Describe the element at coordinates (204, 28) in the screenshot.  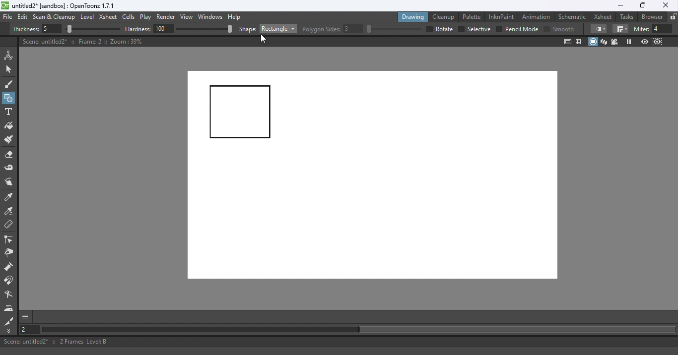
I see `slider` at that location.